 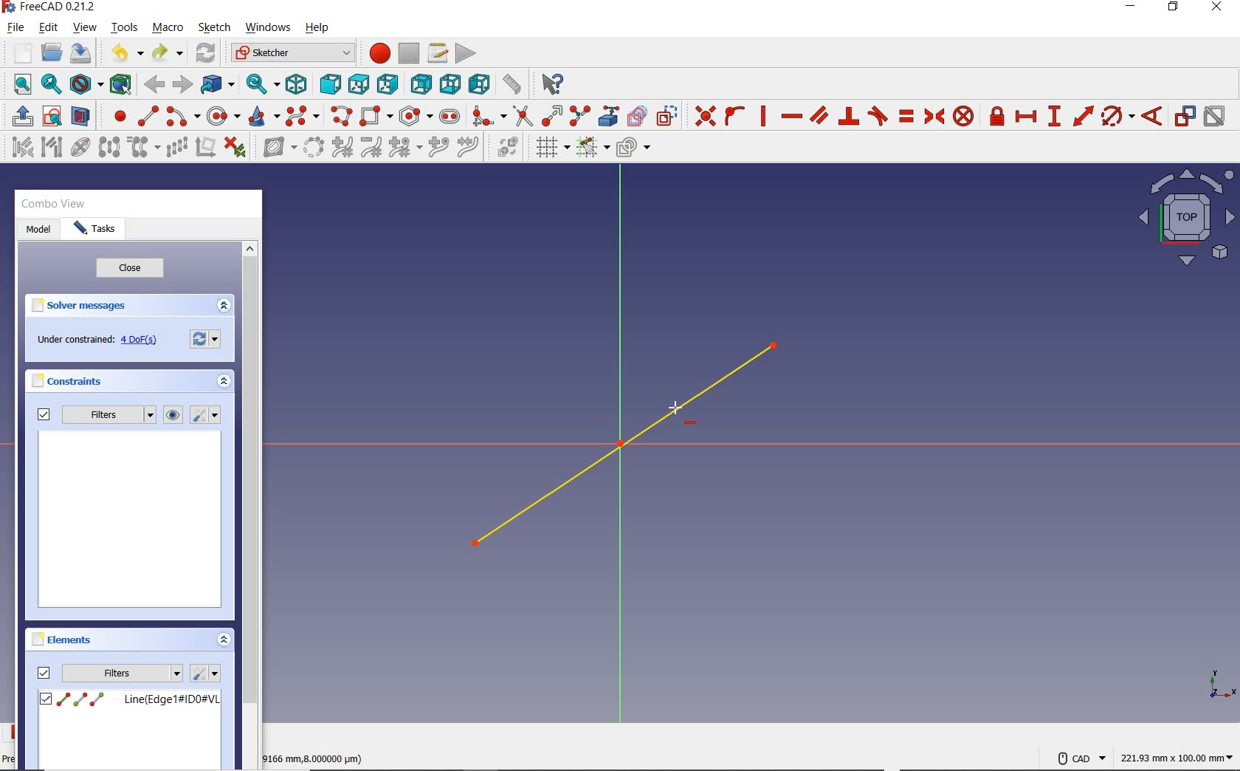 I want to click on MINIMIZE, so click(x=1134, y=7).